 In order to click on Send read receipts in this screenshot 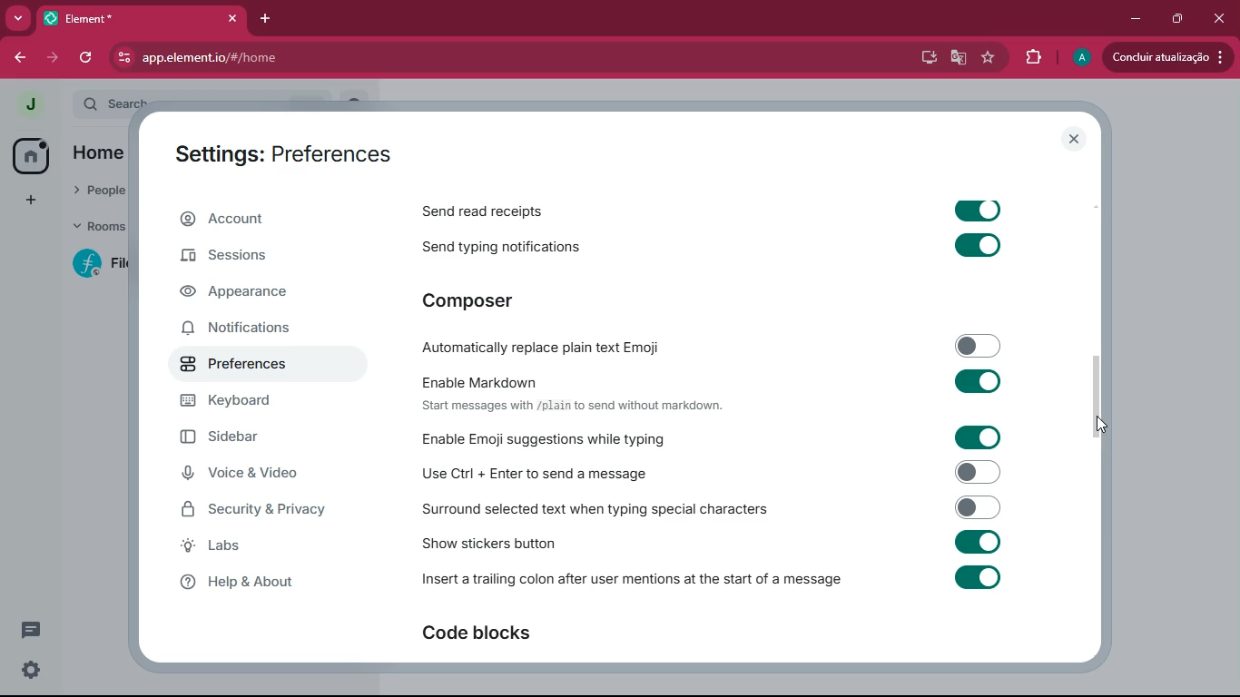, I will do `click(724, 207)`.